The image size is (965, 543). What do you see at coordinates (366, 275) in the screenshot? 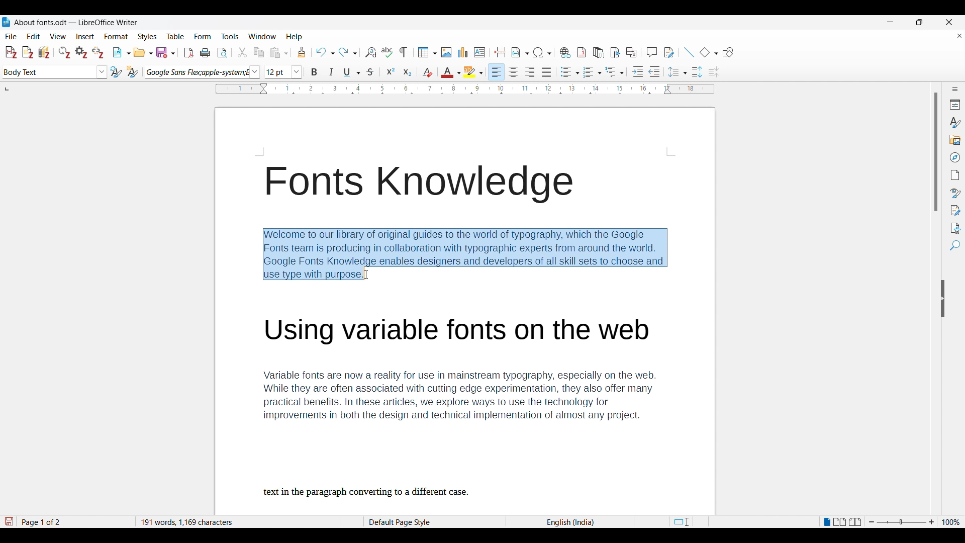
I see `Cursor position unchanged after making selection` at bounding box center [366, 275].